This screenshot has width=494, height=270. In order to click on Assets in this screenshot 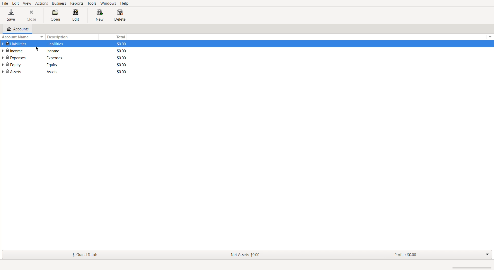, I will do `click(12, 72)`.